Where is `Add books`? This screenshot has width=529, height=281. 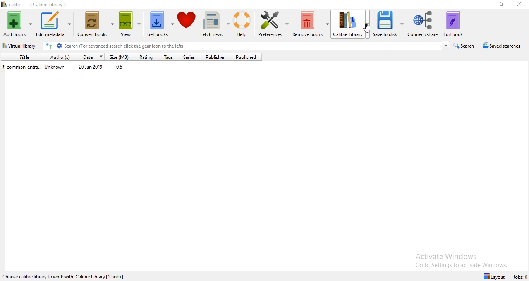 Add books is located at coordinates (17, 23).